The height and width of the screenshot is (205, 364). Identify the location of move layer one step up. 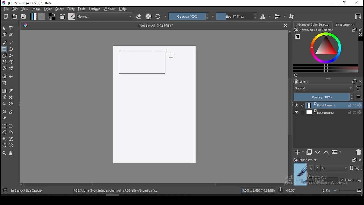
(318, 153).